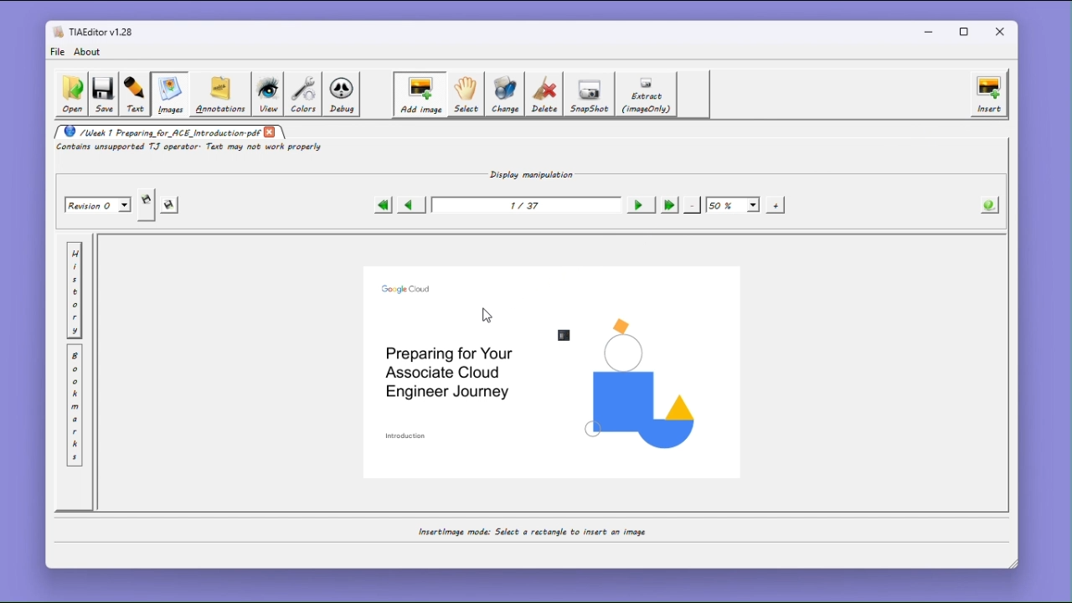  What do you see at coordinates (57, 52) in the screenshot?
I see `file` at bounding box center [57, 52].